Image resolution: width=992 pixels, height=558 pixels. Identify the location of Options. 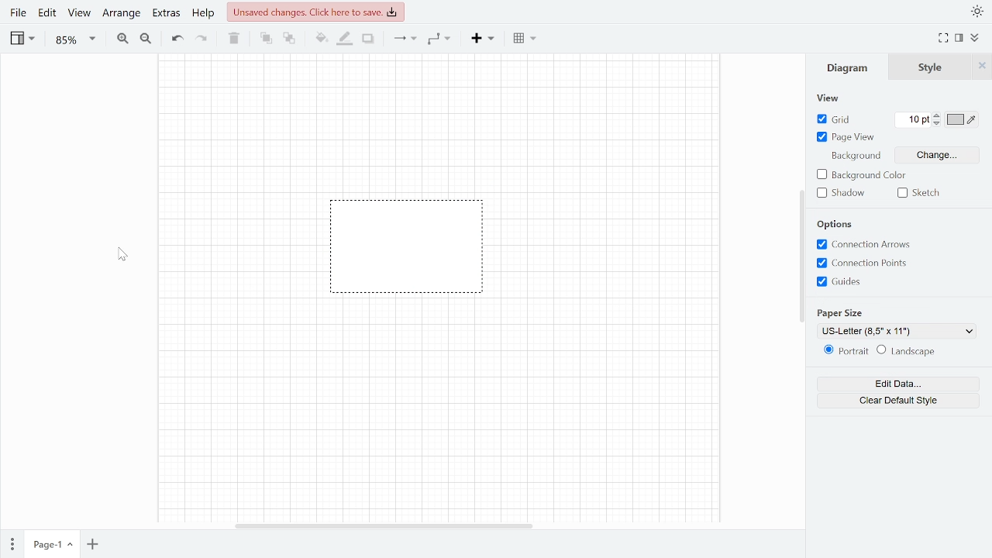
(836, 224).